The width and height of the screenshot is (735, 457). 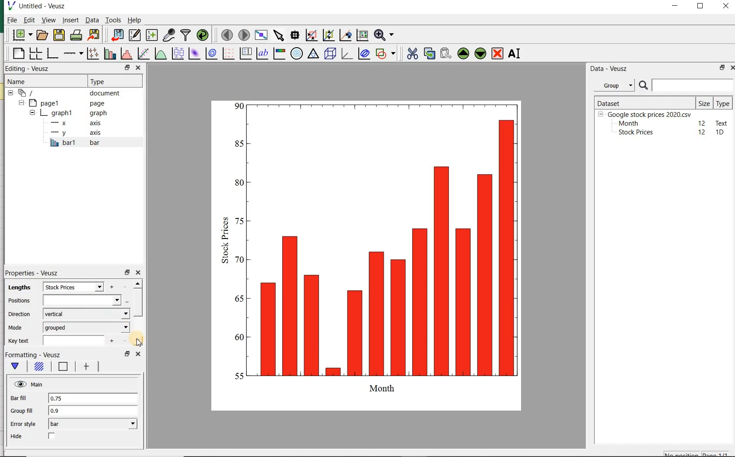 What do you see at coordinates (72, 123) in the screenshot?
I see `x axis` at bounding box center [72, 123].